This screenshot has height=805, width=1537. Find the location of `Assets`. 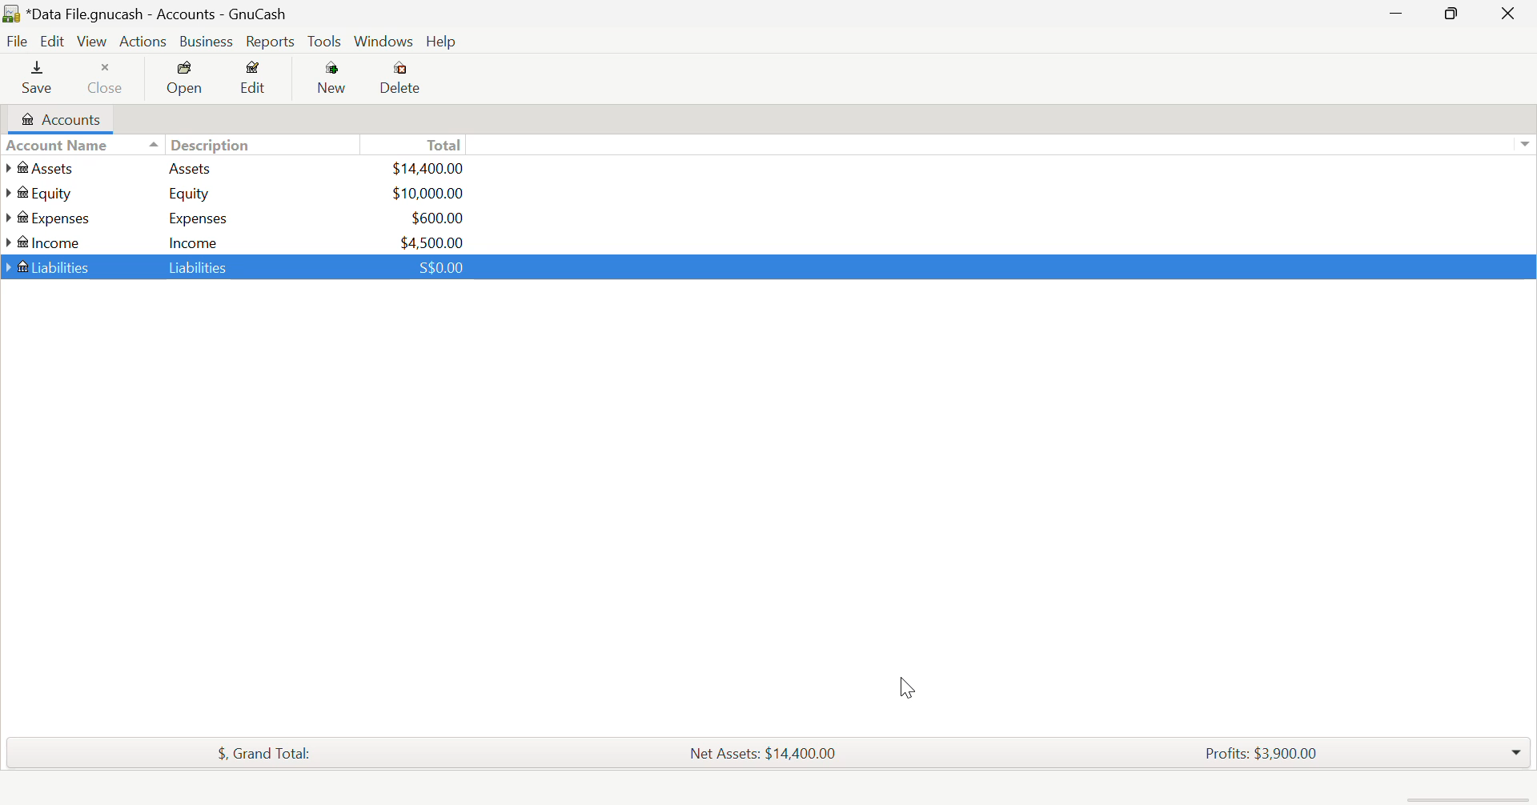

Assets is located at coordinates (191, 167).